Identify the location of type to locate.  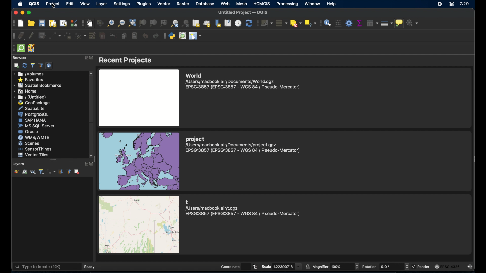
(47, 267).